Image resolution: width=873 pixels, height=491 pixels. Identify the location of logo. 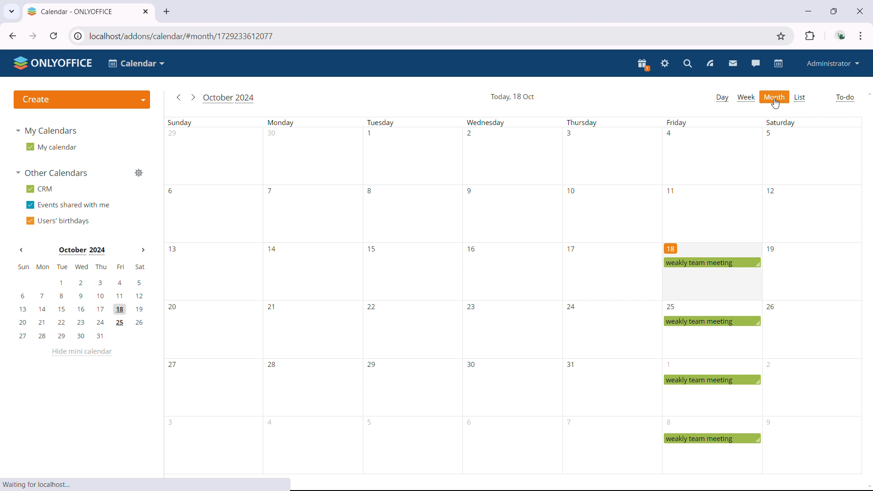
(53, 63).